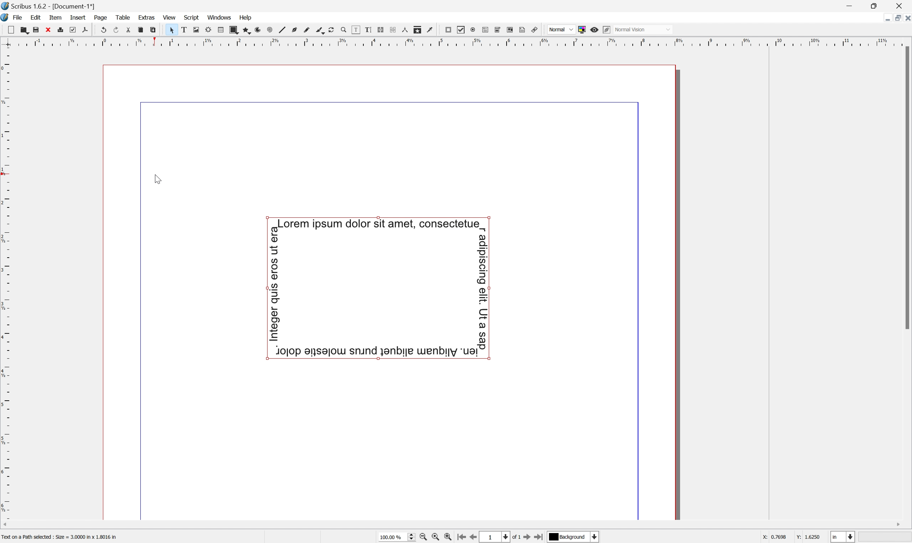 The height and width of the screenshot is (543, 912). Describe the element at coordinates (594, 29) in the screenshot. I see `Preview` at that location.